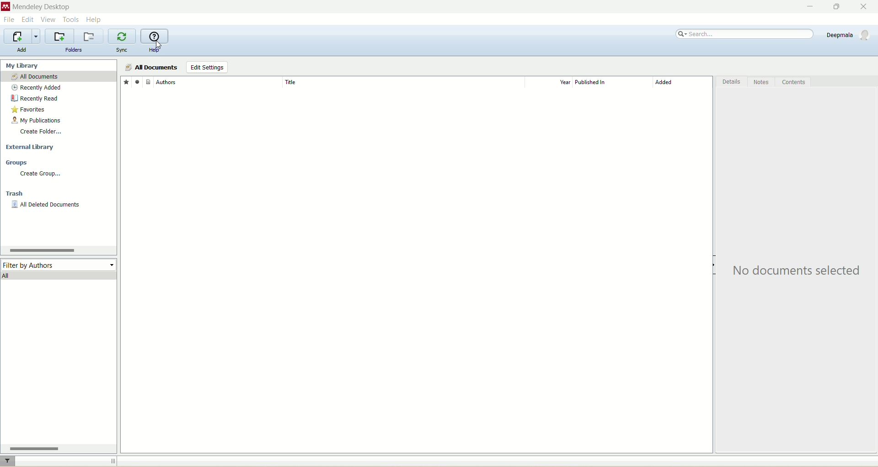  What do you see at coordinates (9, 19) in the screenshot?
I see `file` at bounding box center [9, 19].